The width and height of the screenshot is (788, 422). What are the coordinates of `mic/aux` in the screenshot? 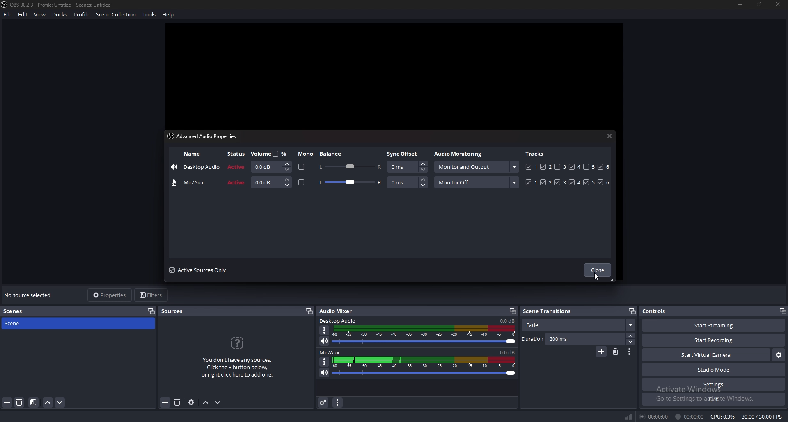 It's located at (191, 183).